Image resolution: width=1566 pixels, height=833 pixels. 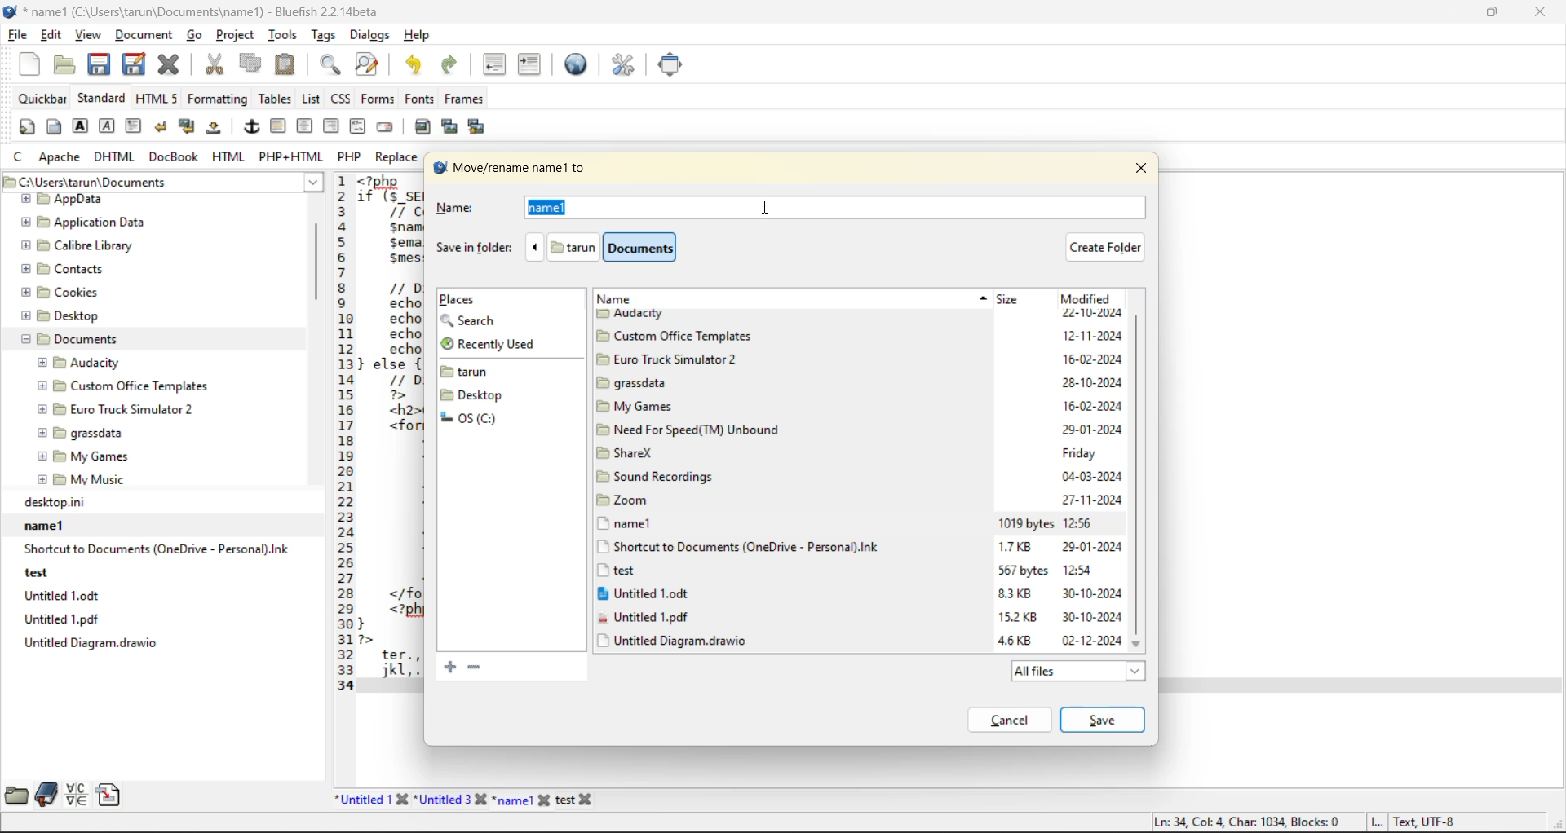 What do you see at coordinates (468, 800) in the screenshot?
I see `file names` at bounding box center [468, 800].